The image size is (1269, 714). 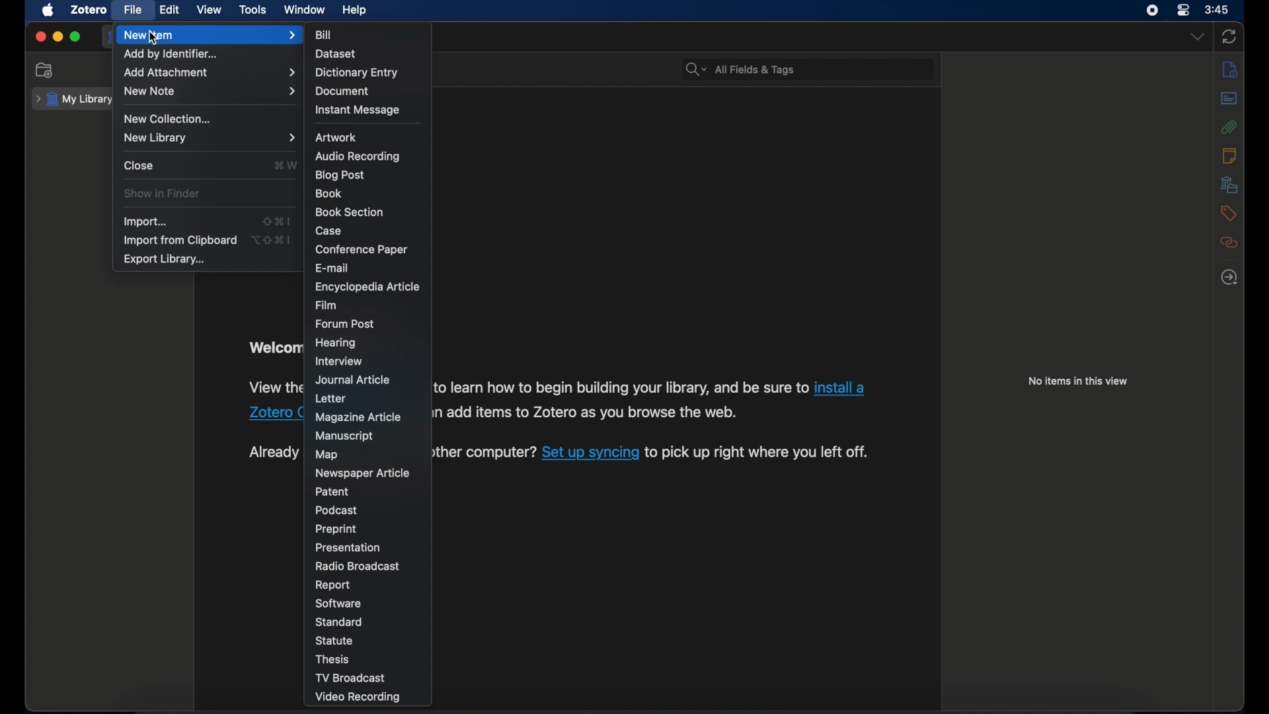 I want to click on zotero, so click(x=87, y=10).